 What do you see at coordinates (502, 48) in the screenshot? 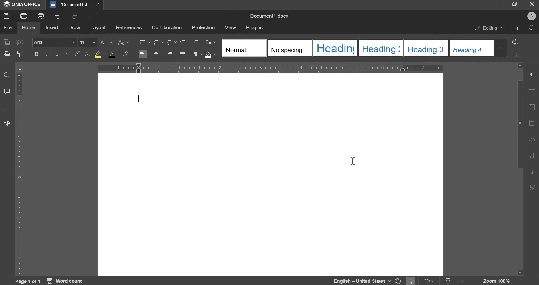
I see `more headings` at bounding box center [502, 48].